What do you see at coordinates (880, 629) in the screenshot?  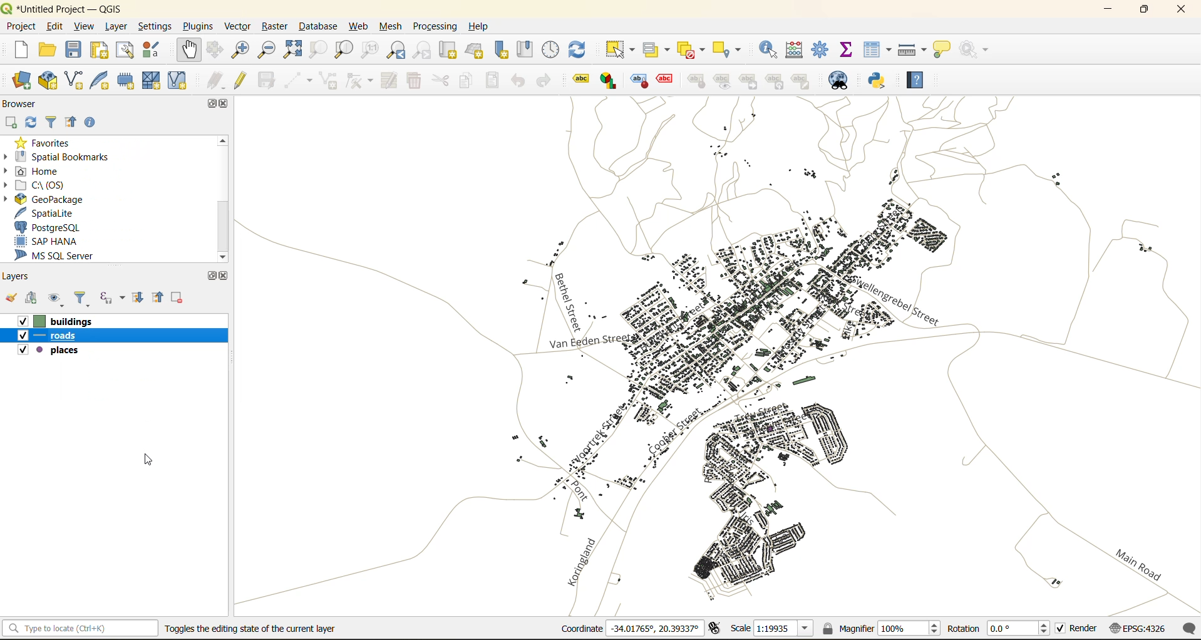 I see `magnifier` at bounding box center [880, 629].